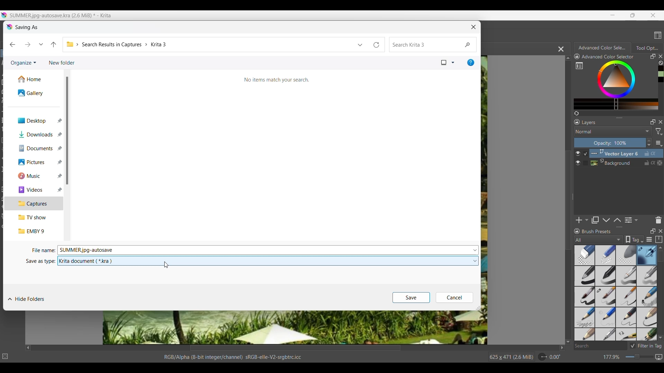 This screenshot has height=373, width=664. Describe the element at coordinates (24, 63) in the screenshot. I see `Organize folder options` at that location.